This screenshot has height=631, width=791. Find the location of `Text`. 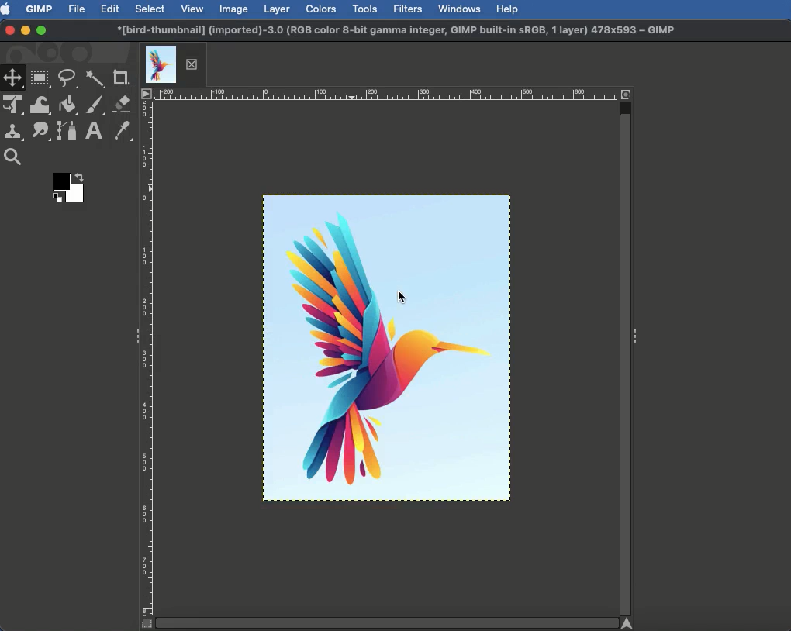

Text is located at coordinates (92, 132).